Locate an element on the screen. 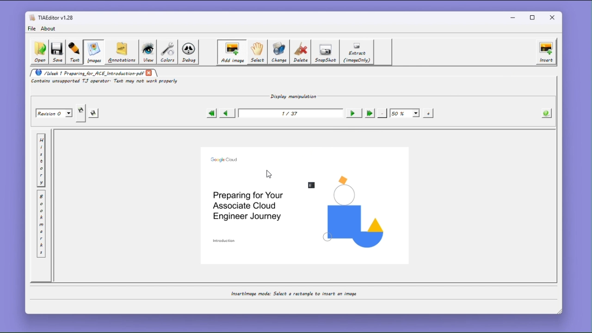  Contains unsupported TJ operator. Text may not work properly is located at coordinates (106, 82).